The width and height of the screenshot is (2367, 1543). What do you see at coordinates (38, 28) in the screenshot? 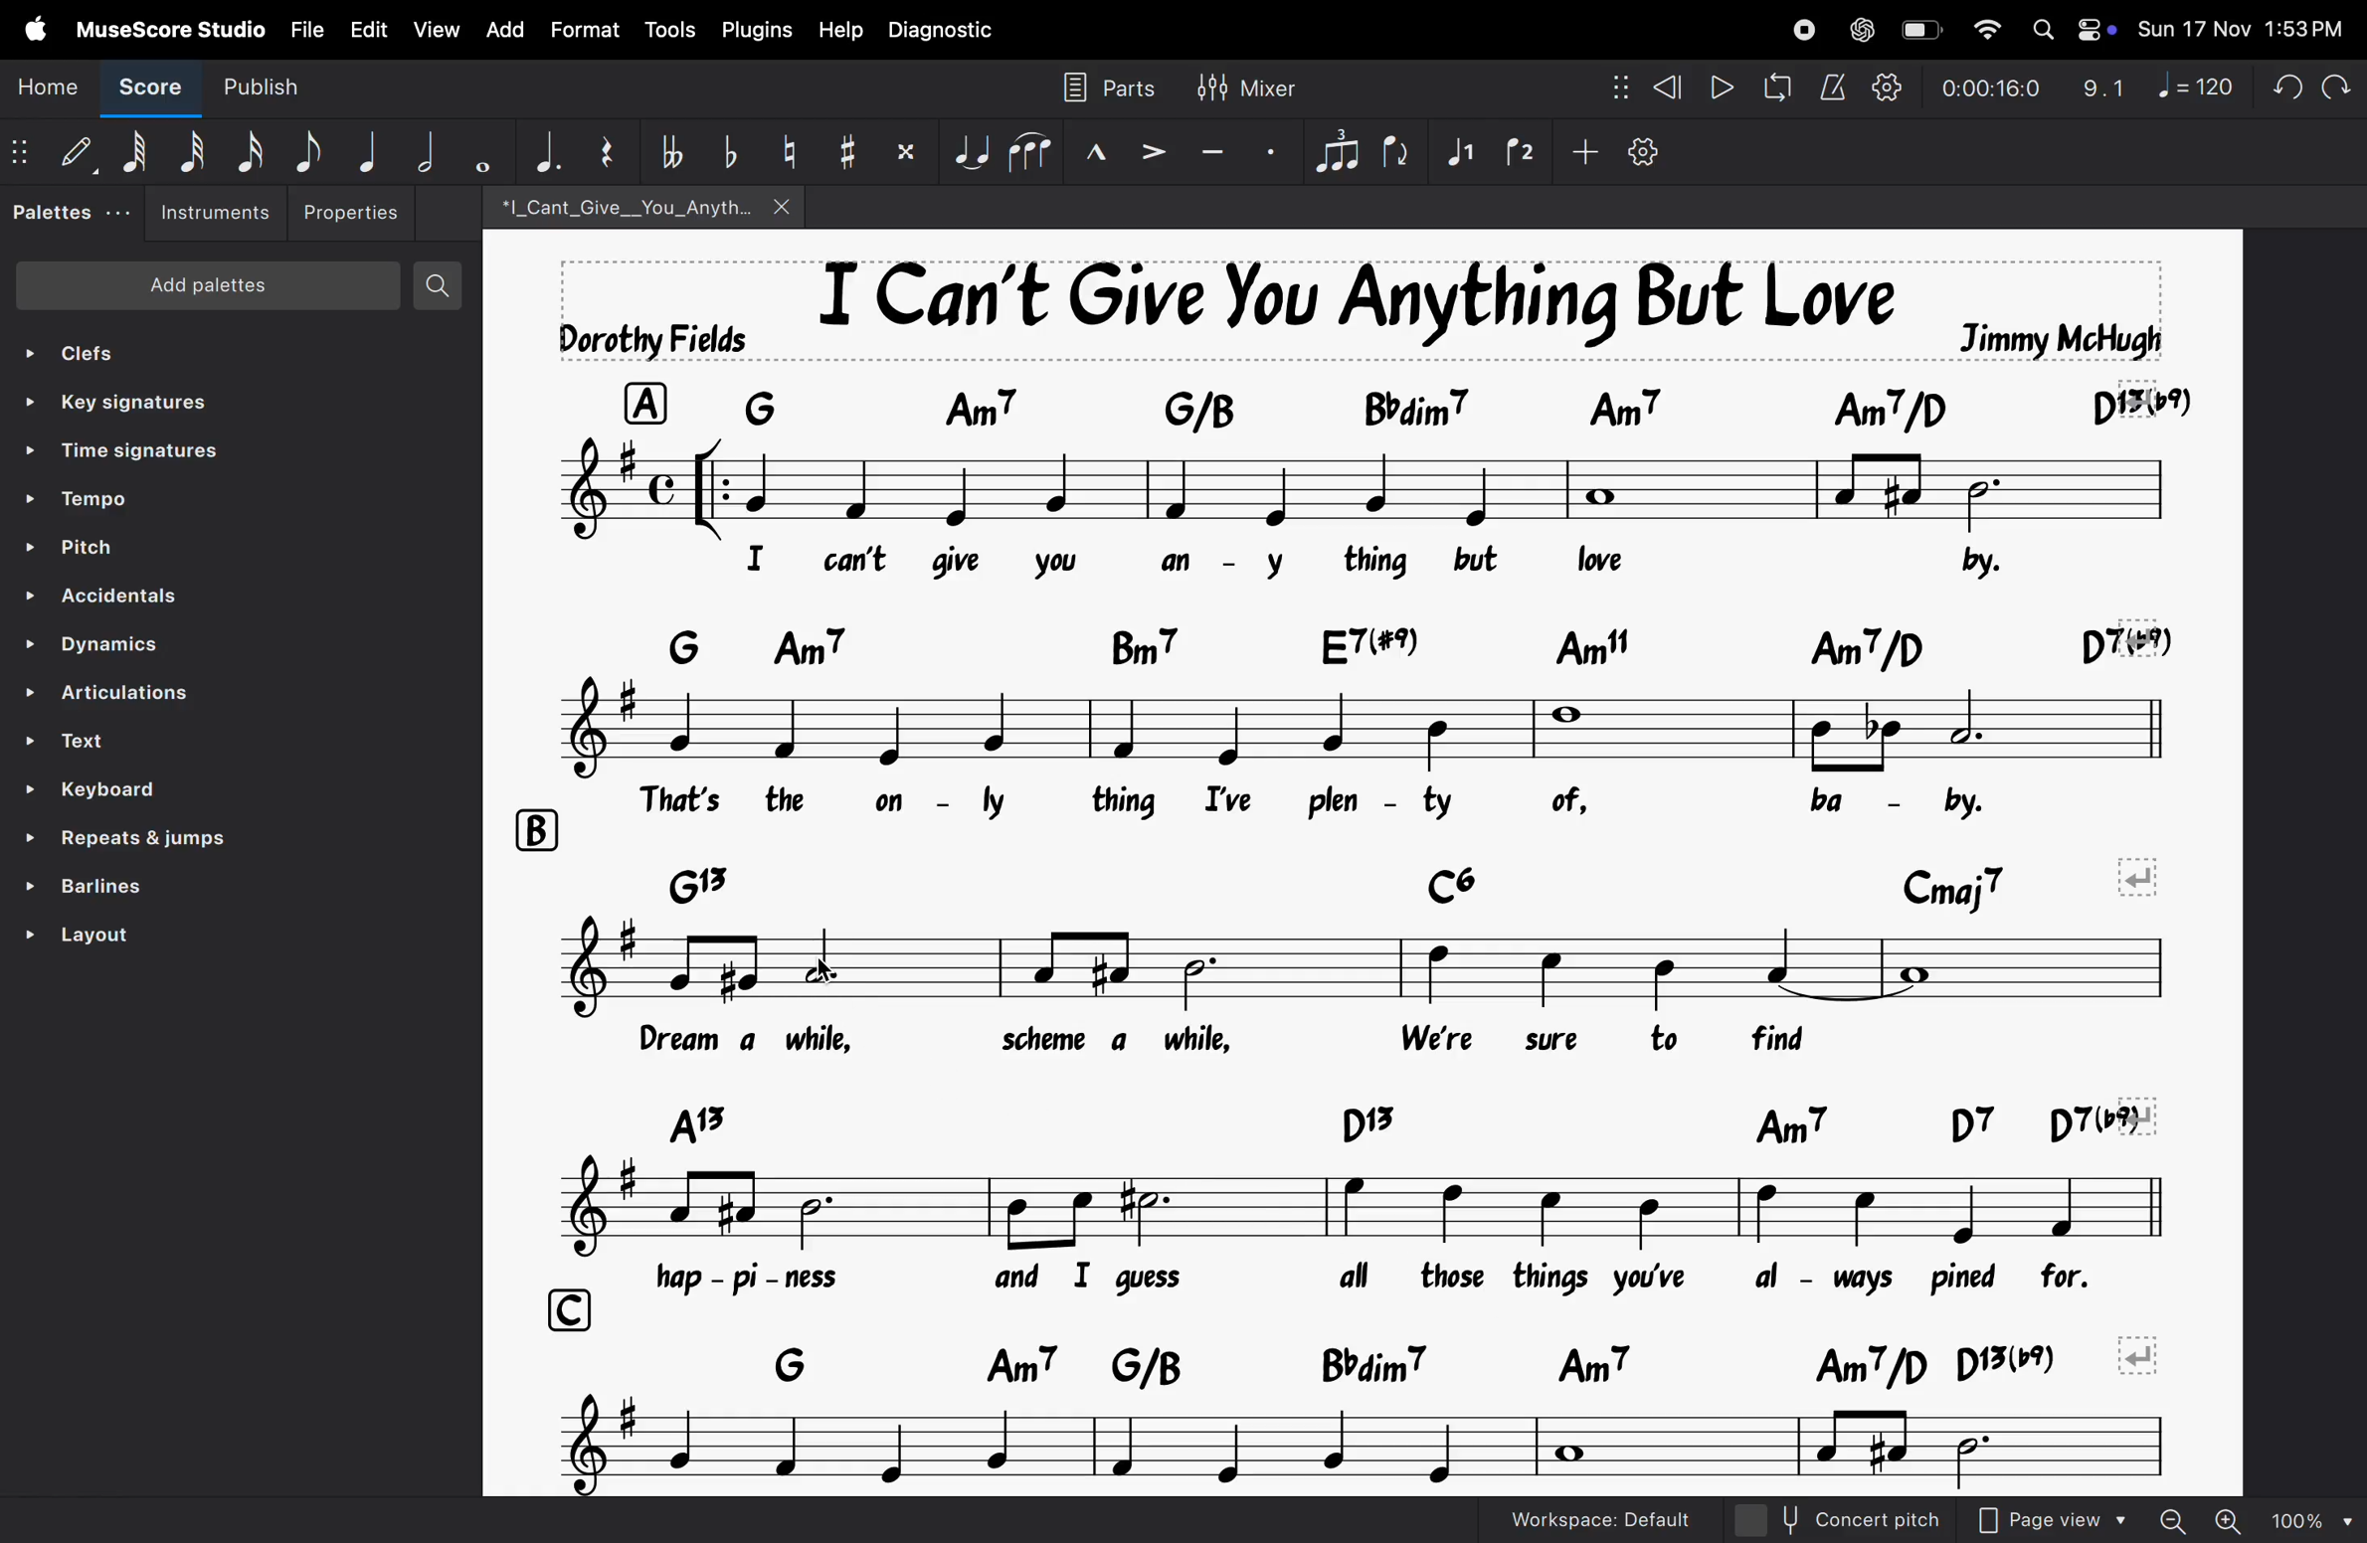
I see `Apple menu` at bounding box center [38, 28].